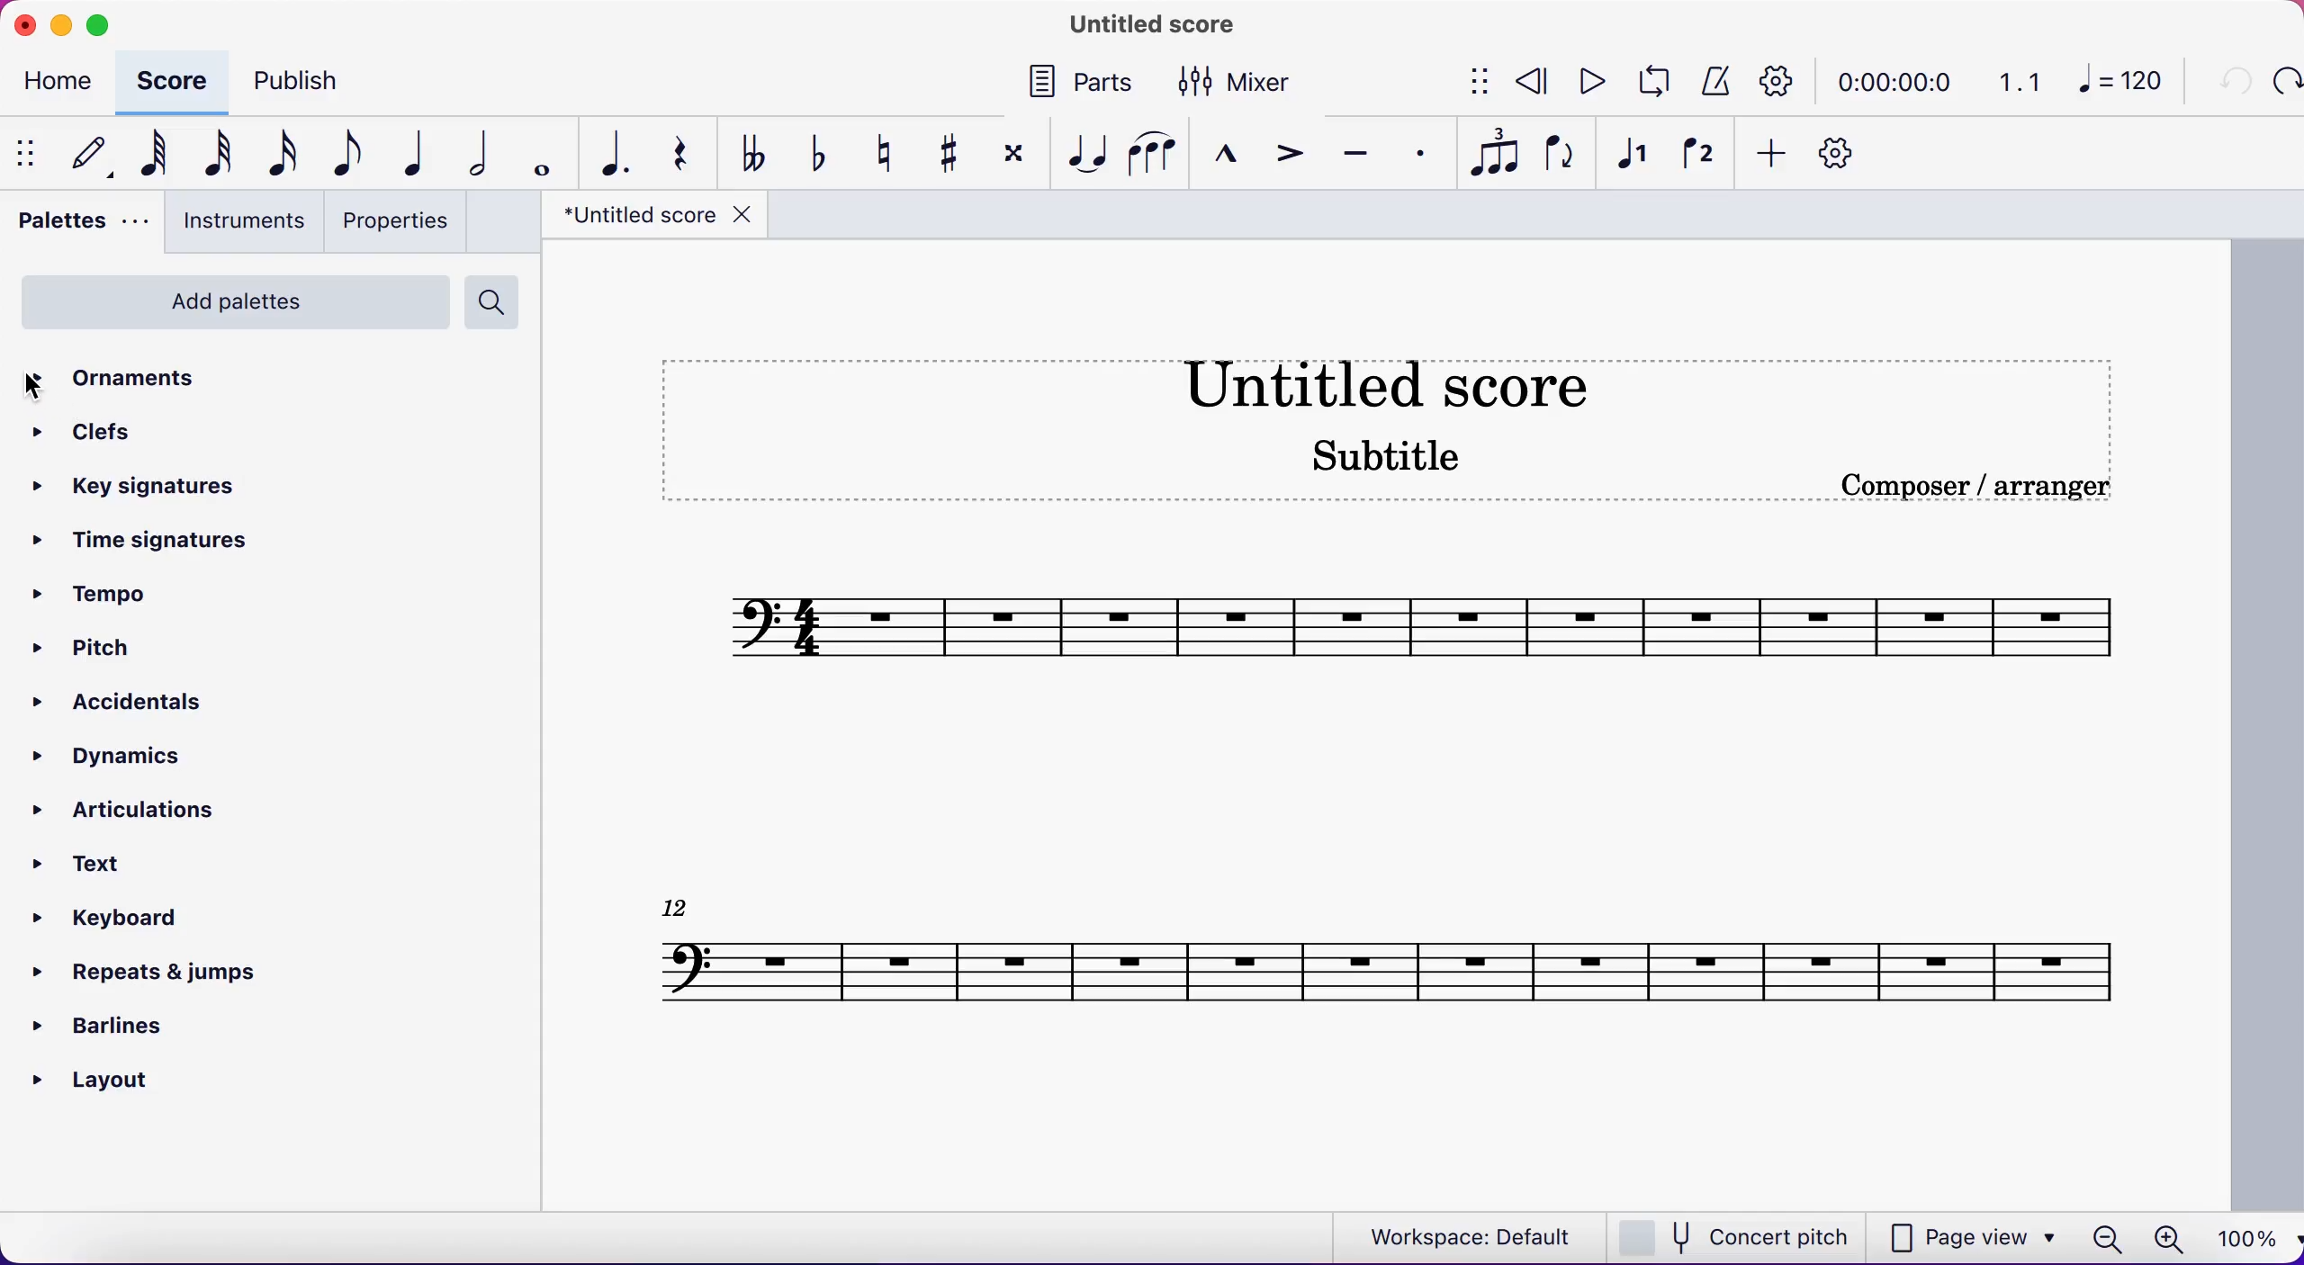  Describe the element at coordinates (1011, 158) in the screenshot. I see `toggle double sharp` at that location.